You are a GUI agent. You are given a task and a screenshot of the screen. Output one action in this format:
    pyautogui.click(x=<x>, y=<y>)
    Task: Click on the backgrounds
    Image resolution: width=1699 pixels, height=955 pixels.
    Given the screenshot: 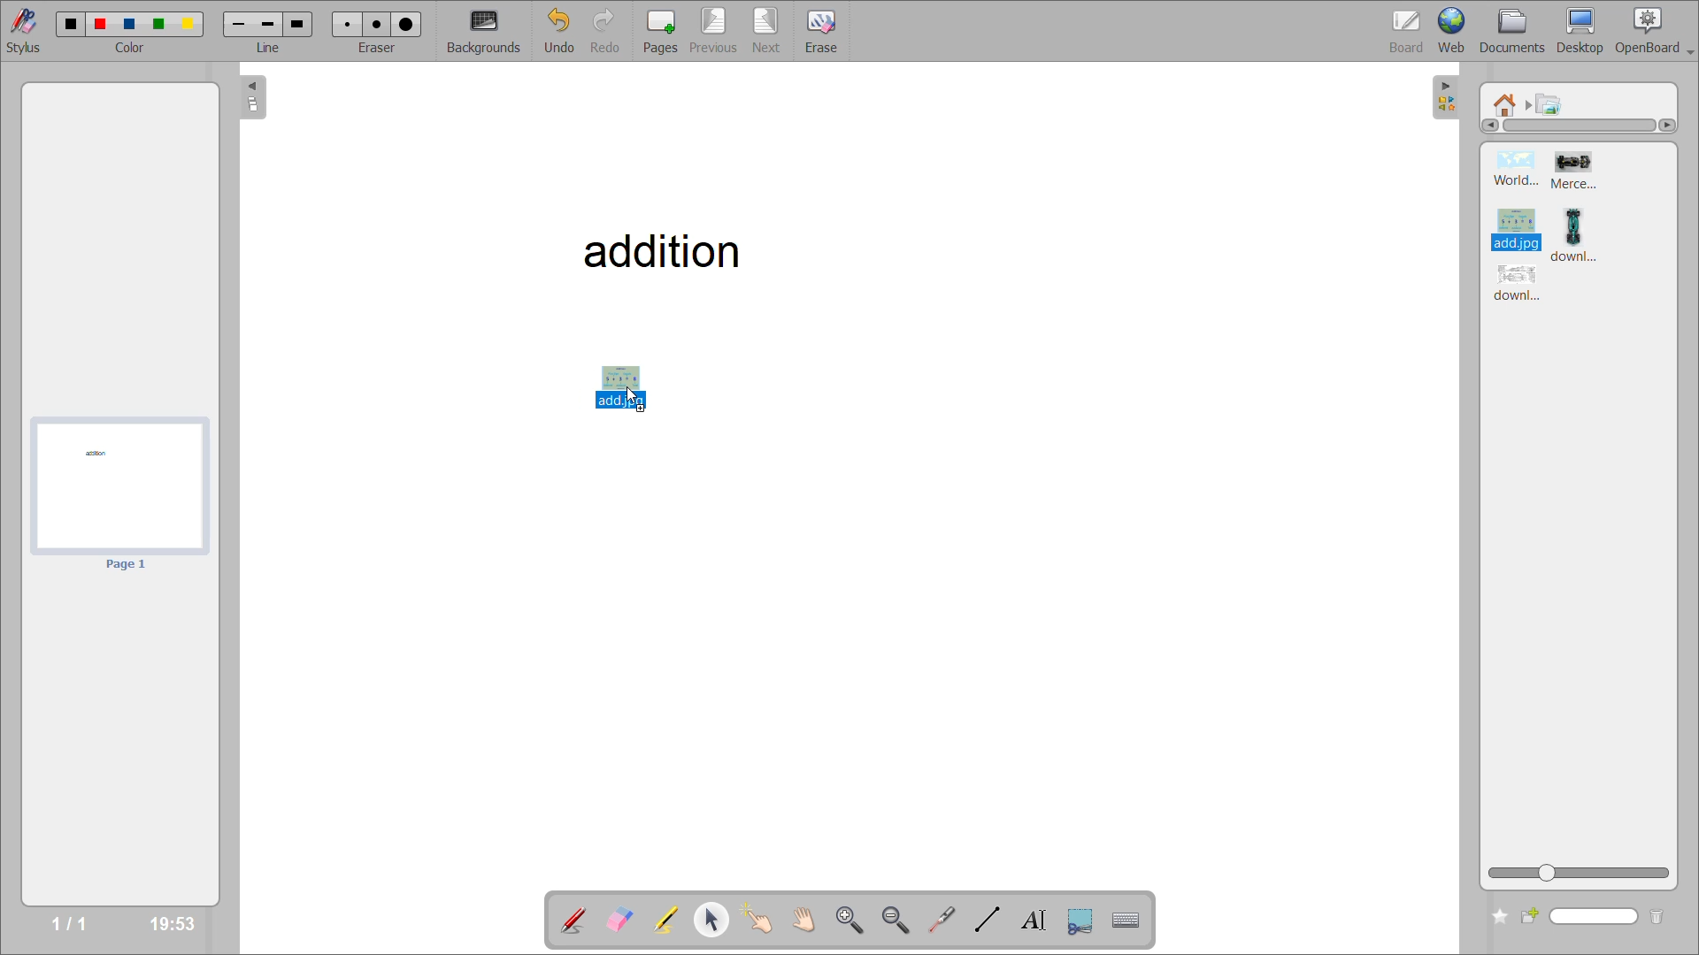 What is the action you would take?
    pyautogui.click(x=491, y=31)
    